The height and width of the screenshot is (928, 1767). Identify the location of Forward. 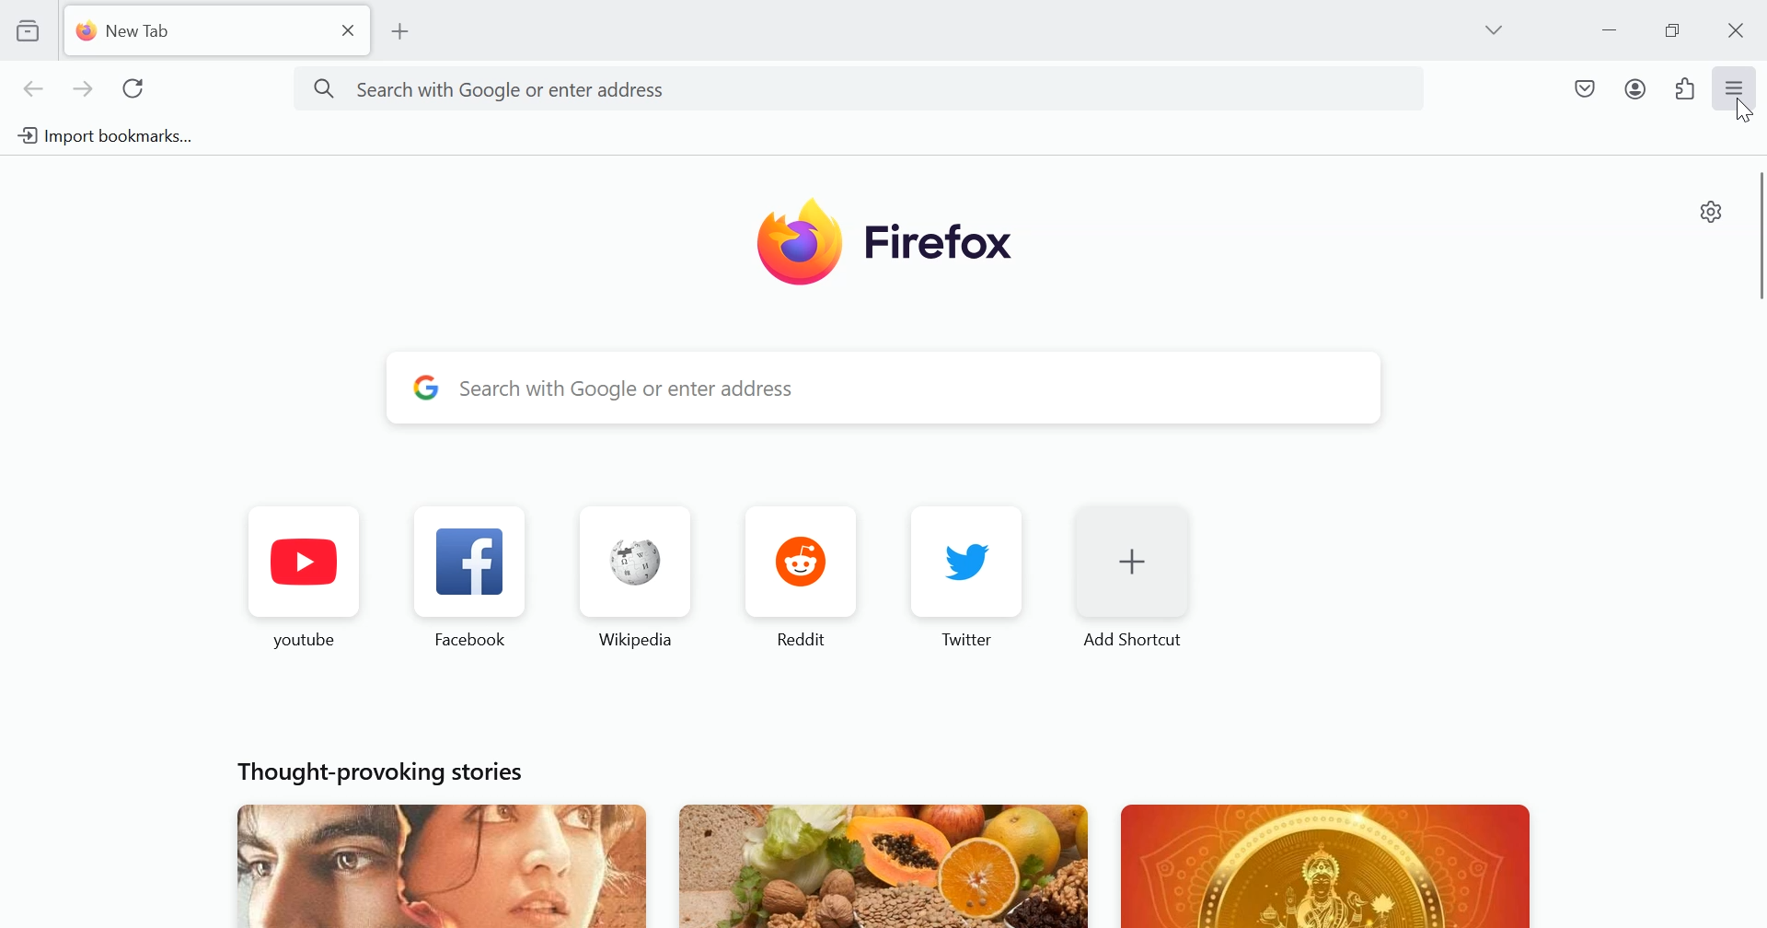
(82, 91).